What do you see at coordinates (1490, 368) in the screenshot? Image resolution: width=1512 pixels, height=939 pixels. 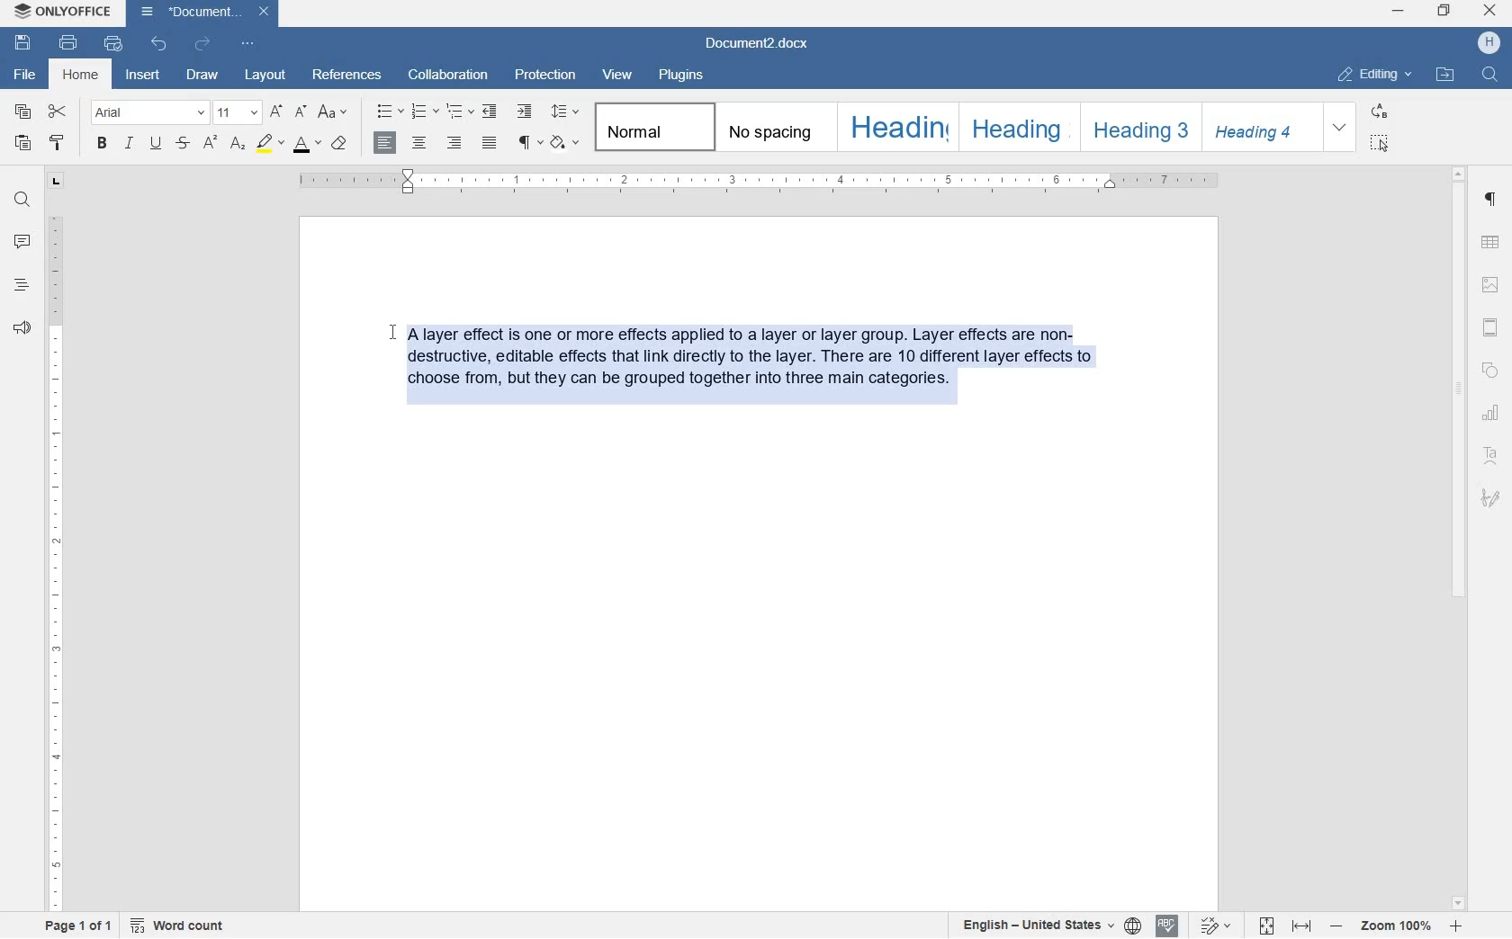 I see `shapes` at bounding box center [1490, 368].